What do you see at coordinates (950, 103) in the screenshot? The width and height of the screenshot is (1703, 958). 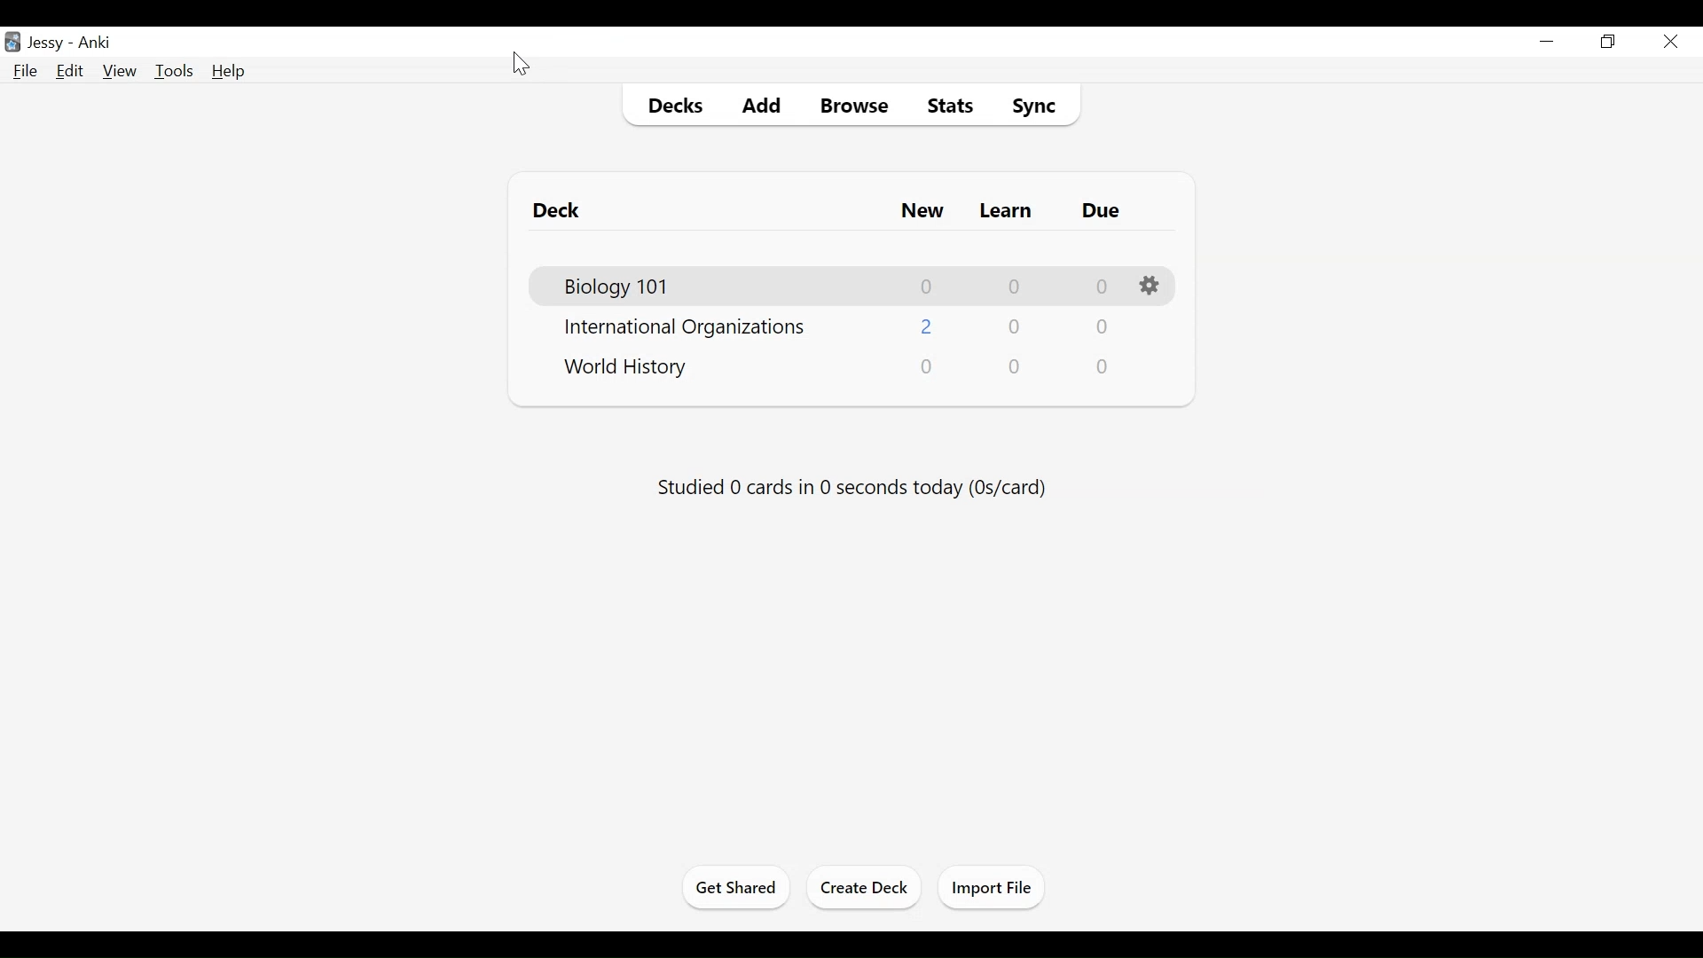 I see `Stats` at bounding box center [950, 103].